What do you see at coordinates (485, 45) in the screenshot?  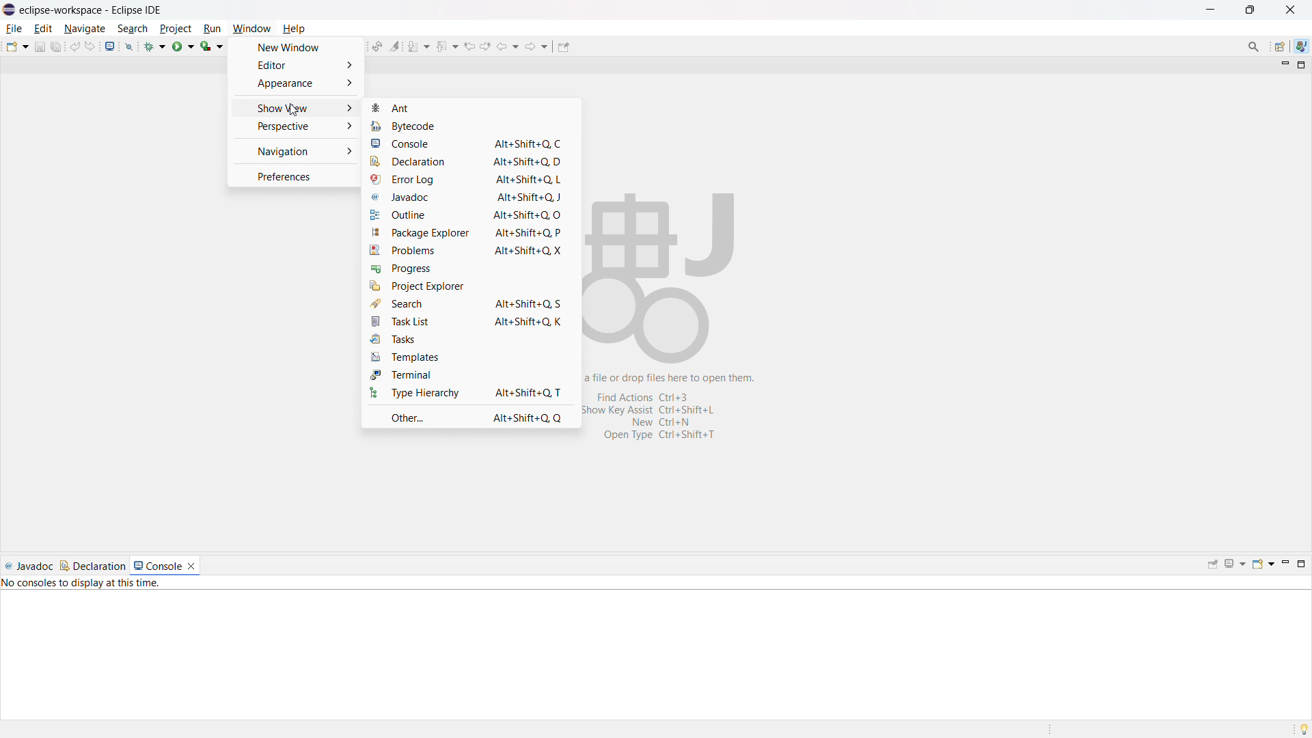 I see `view next location` at bounding box center [485, 45].